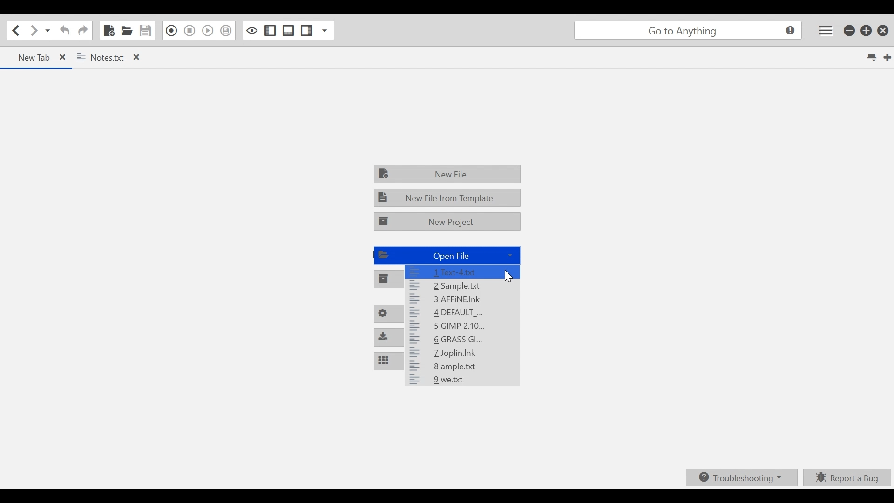  Describe the element at coordinates (389, 280) in the screenshot. I see `Open Project` at that location.